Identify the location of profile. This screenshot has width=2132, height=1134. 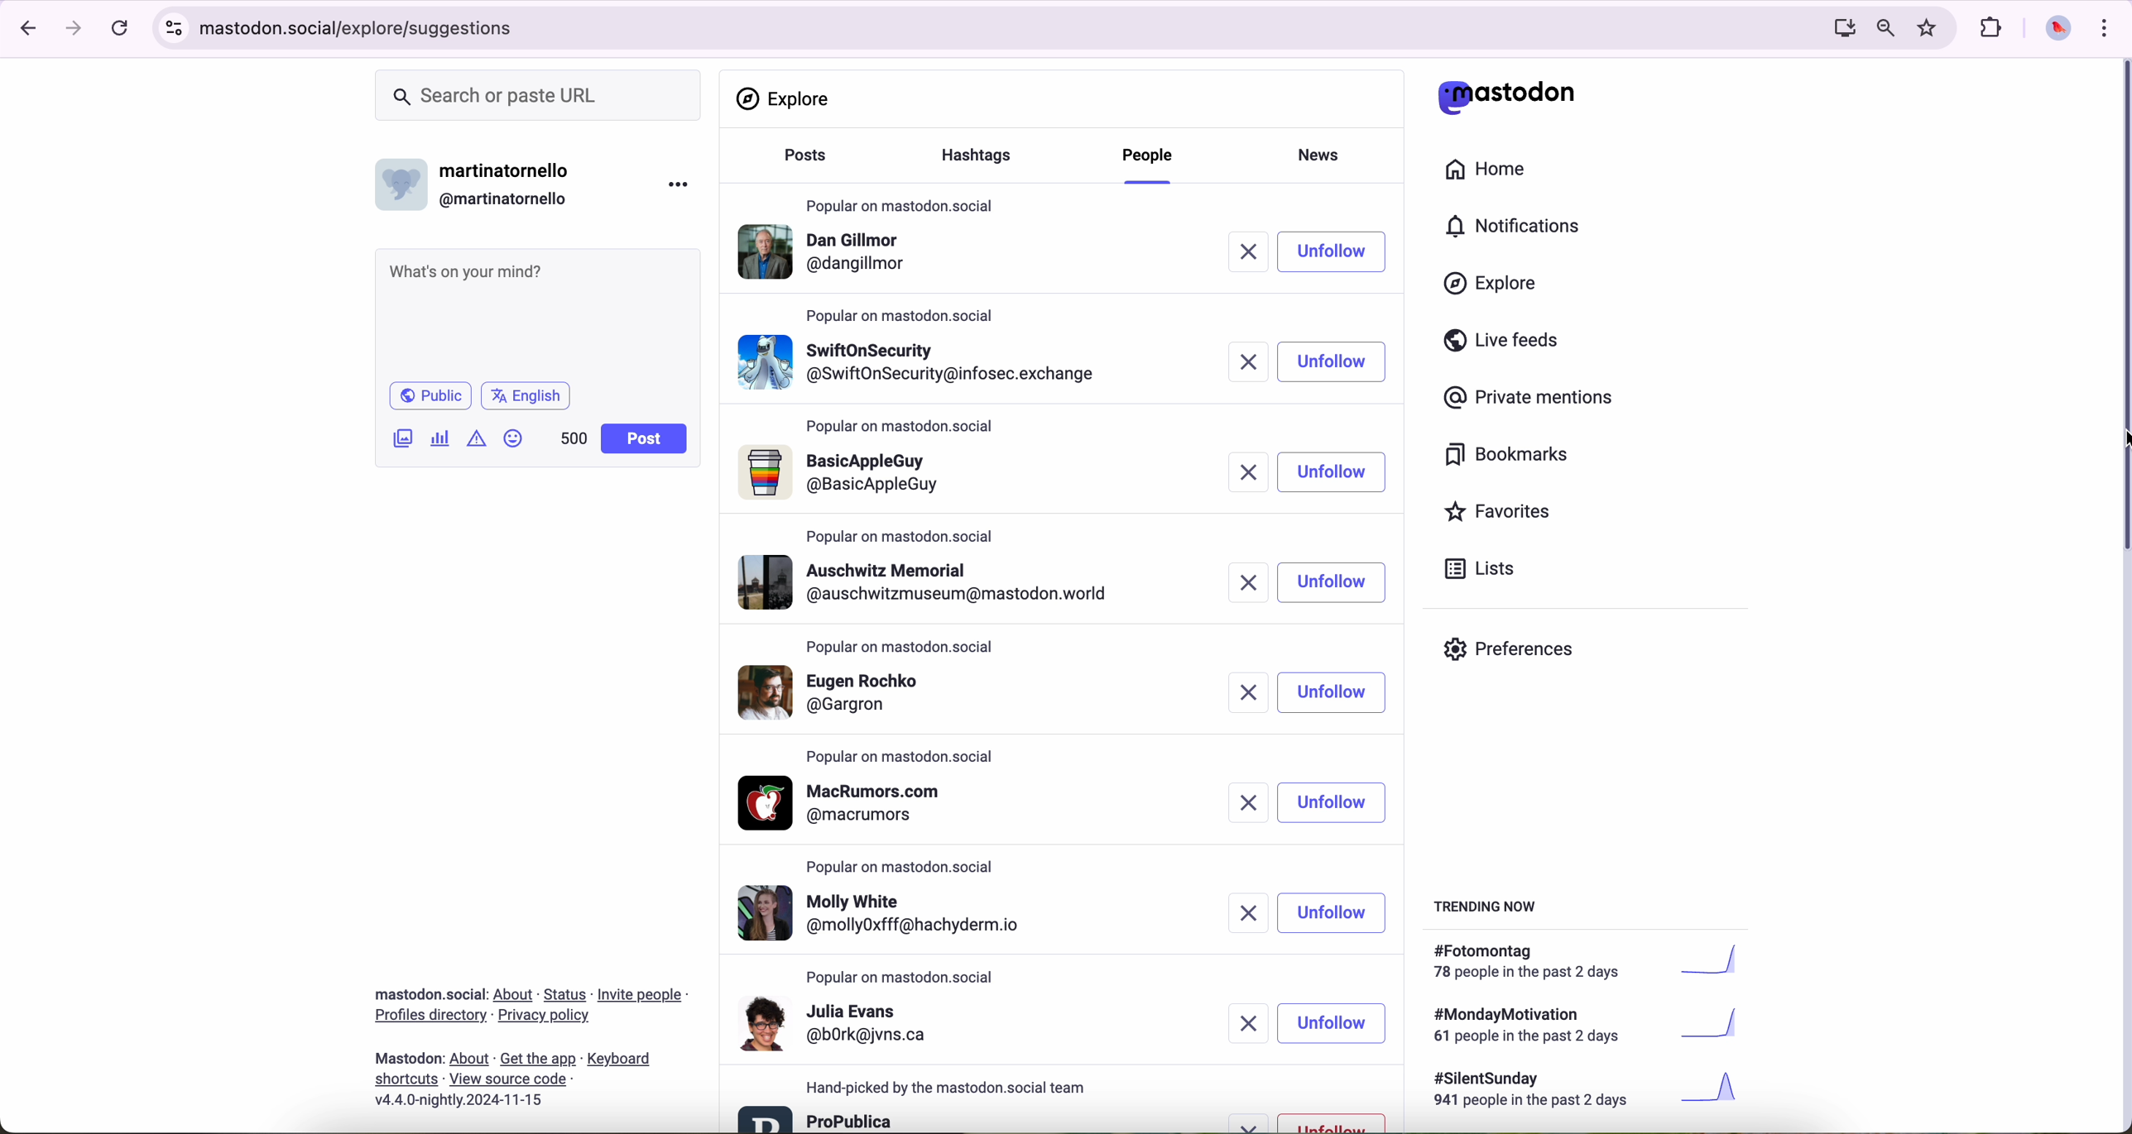
(934, 582).